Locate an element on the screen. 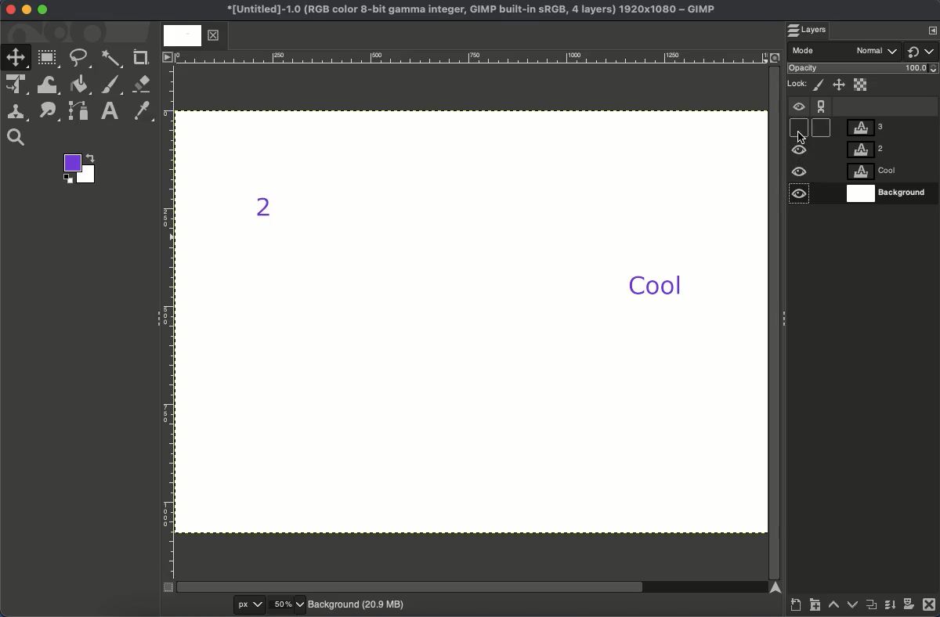 The image size is (940, 617). Close is located at coordinates (929, 607).